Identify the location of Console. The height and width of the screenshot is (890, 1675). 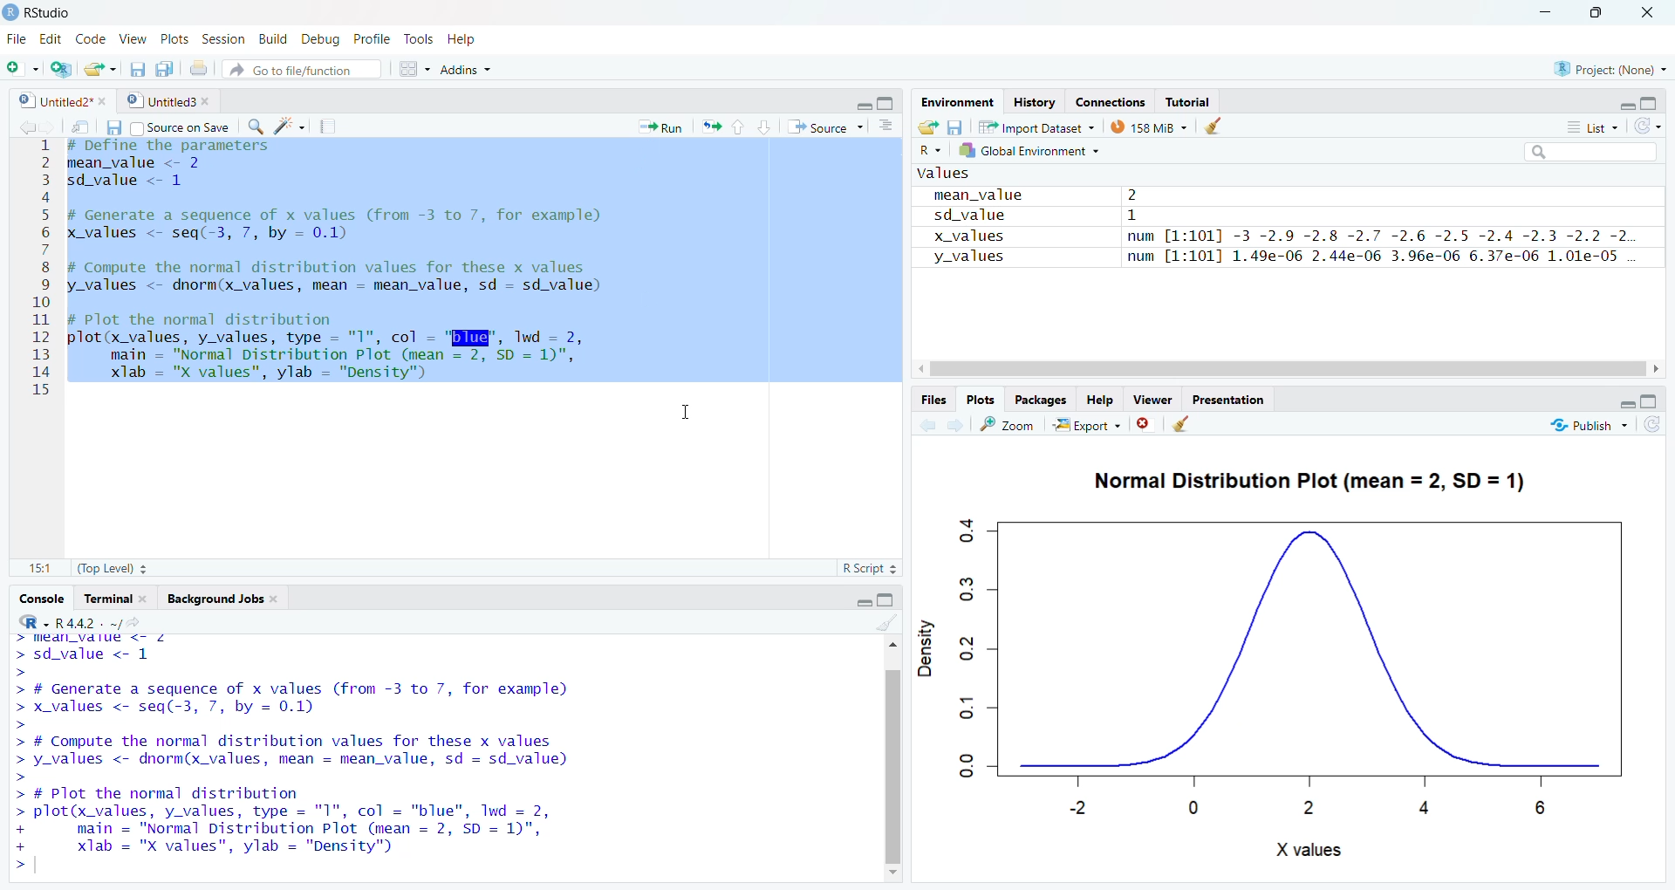
(41, 597).